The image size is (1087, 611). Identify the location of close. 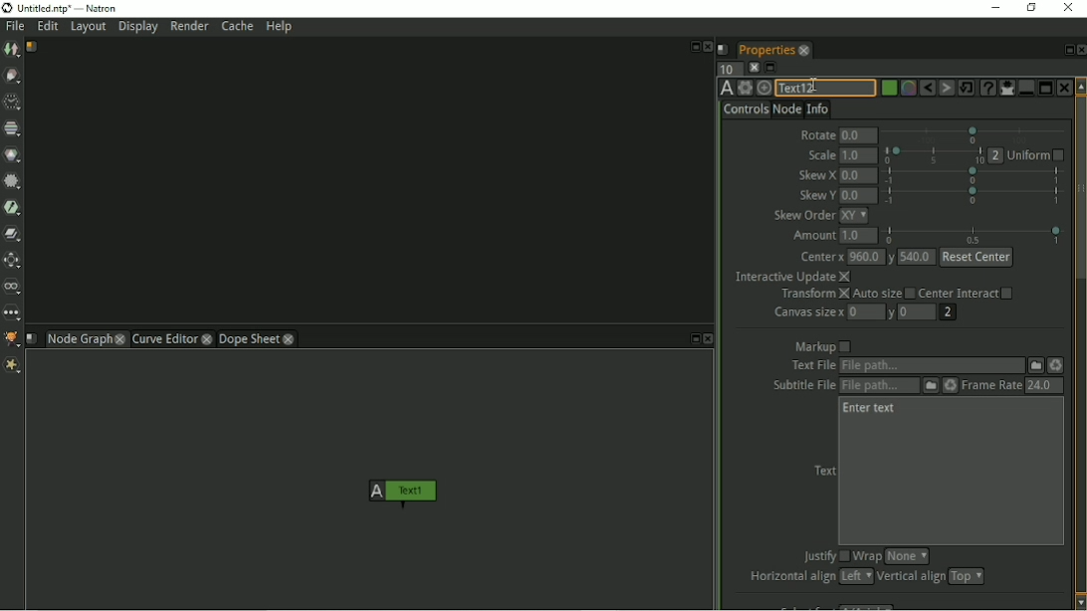
(804, 50).